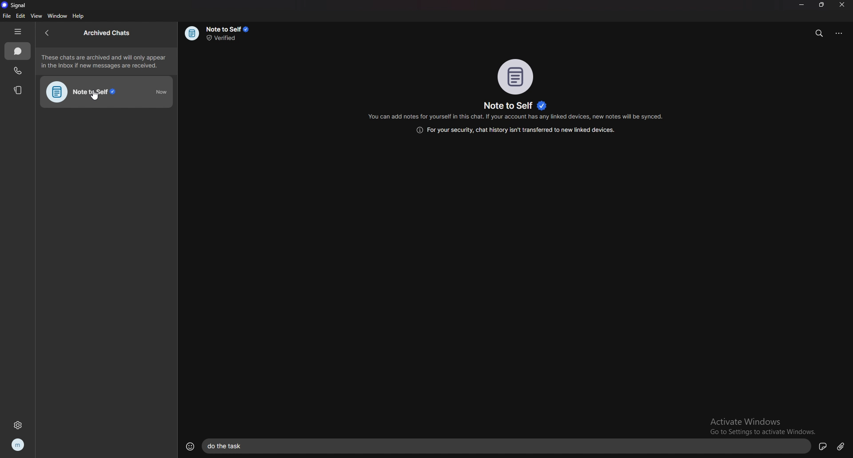 The height and width of the screenshot is (458, 853). What do you see at coordinates (822, 4) in the screenshot?
I see `resize` at bounding box center [822, 4].